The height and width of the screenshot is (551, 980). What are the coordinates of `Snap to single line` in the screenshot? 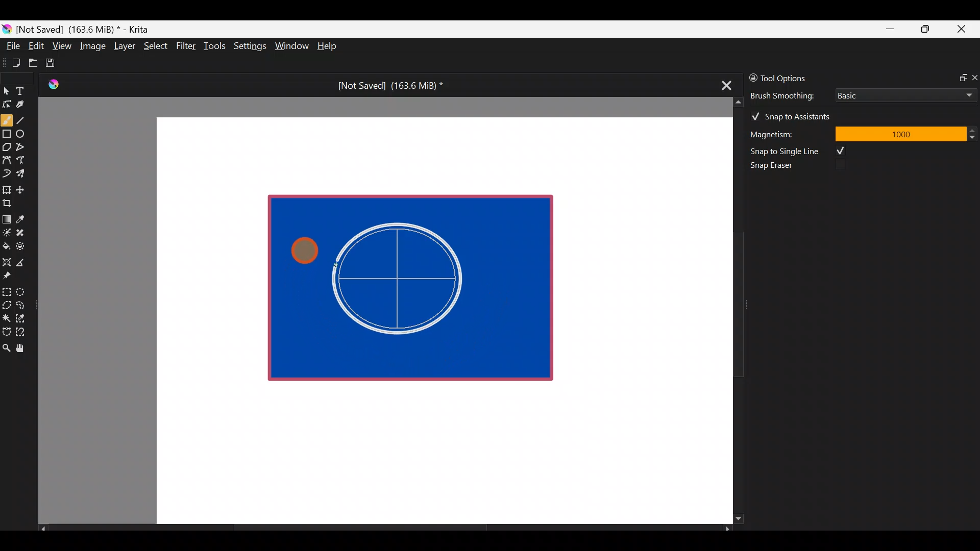 It's located at (802, 151).